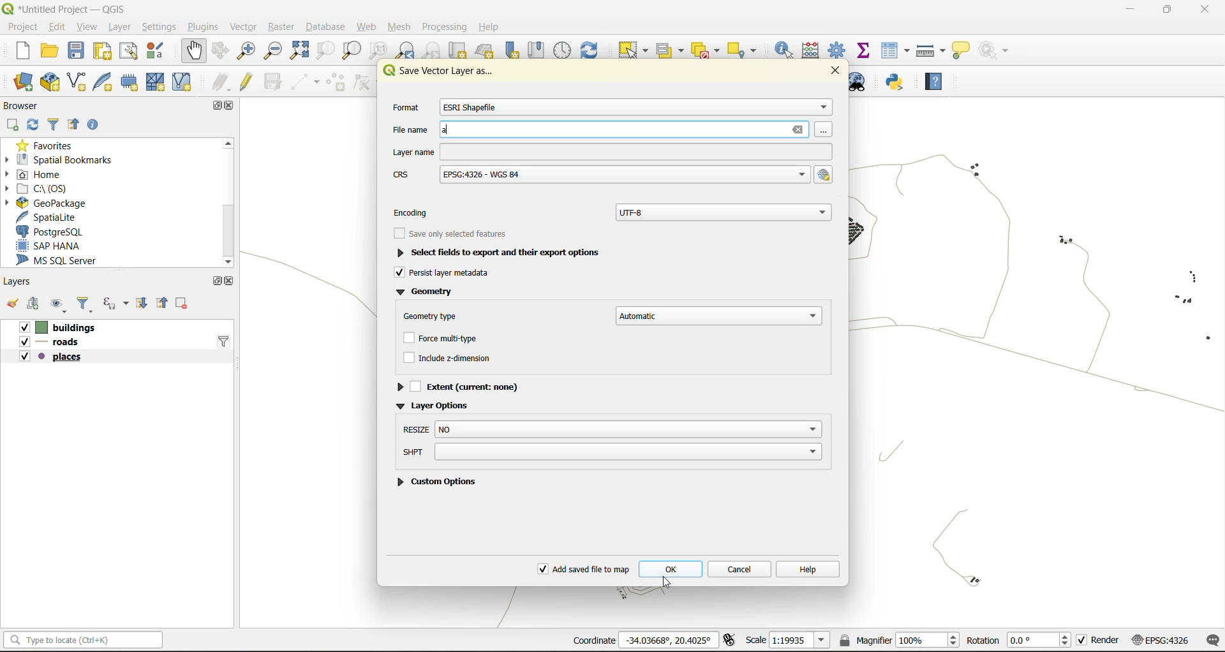 The image size is (1225, 652). I want to click on , so click(610, 175).